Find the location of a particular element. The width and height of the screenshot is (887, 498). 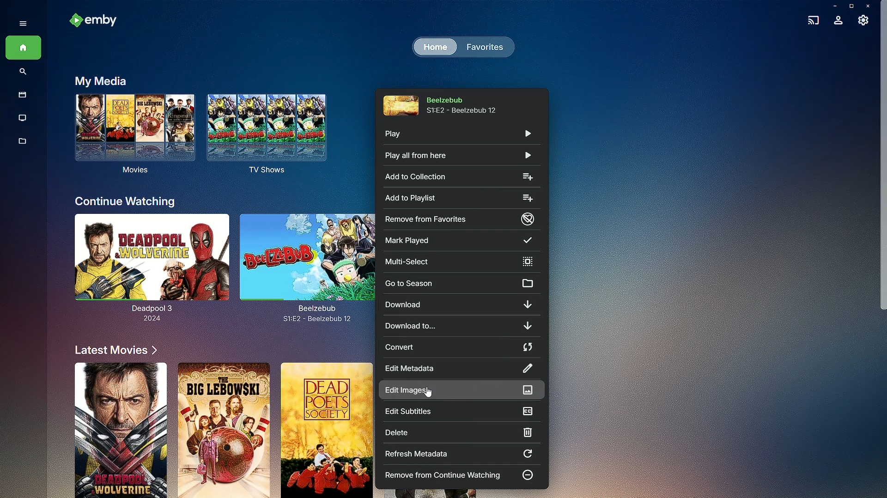

Remove from favorites is located at coordinates (461, 219).